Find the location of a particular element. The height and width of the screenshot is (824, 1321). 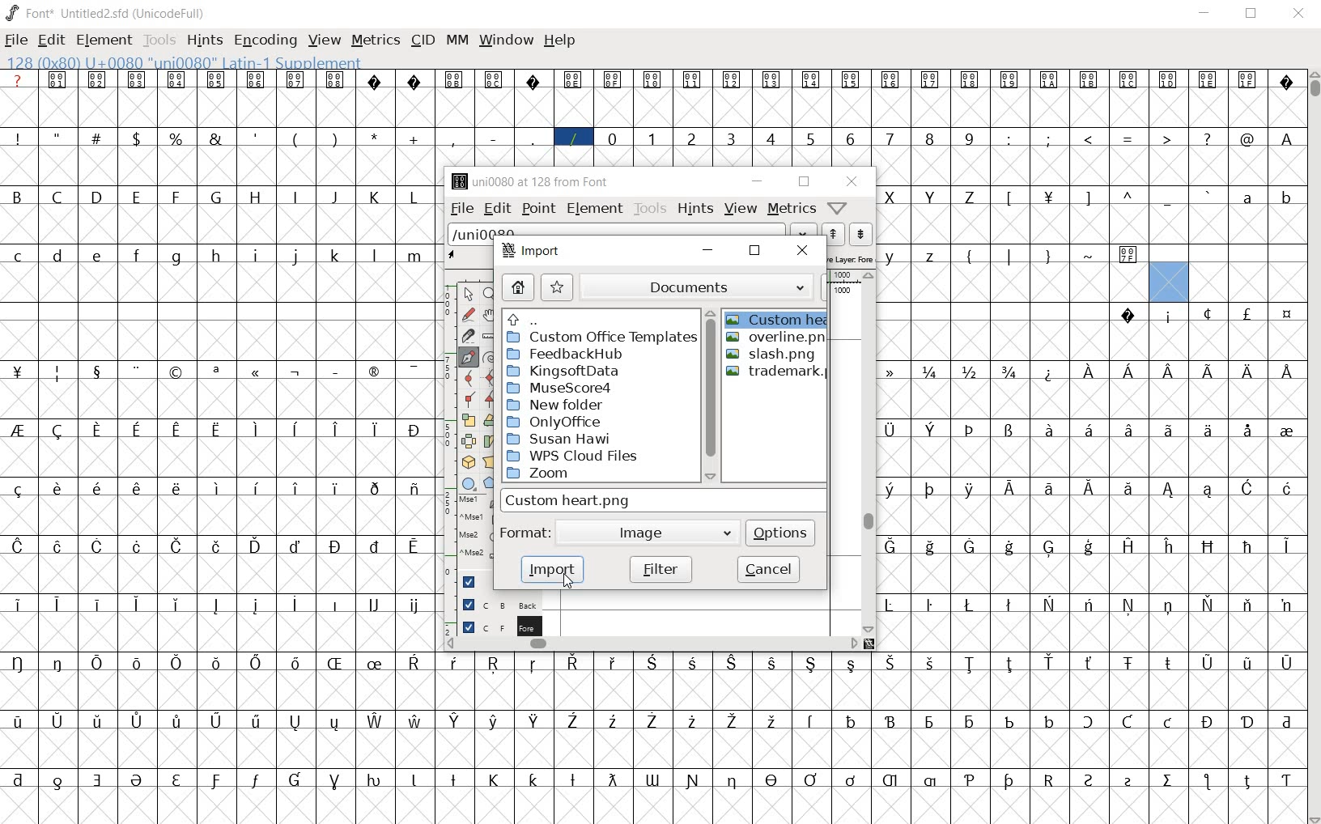

glyph is located at coordinates (57, 197).